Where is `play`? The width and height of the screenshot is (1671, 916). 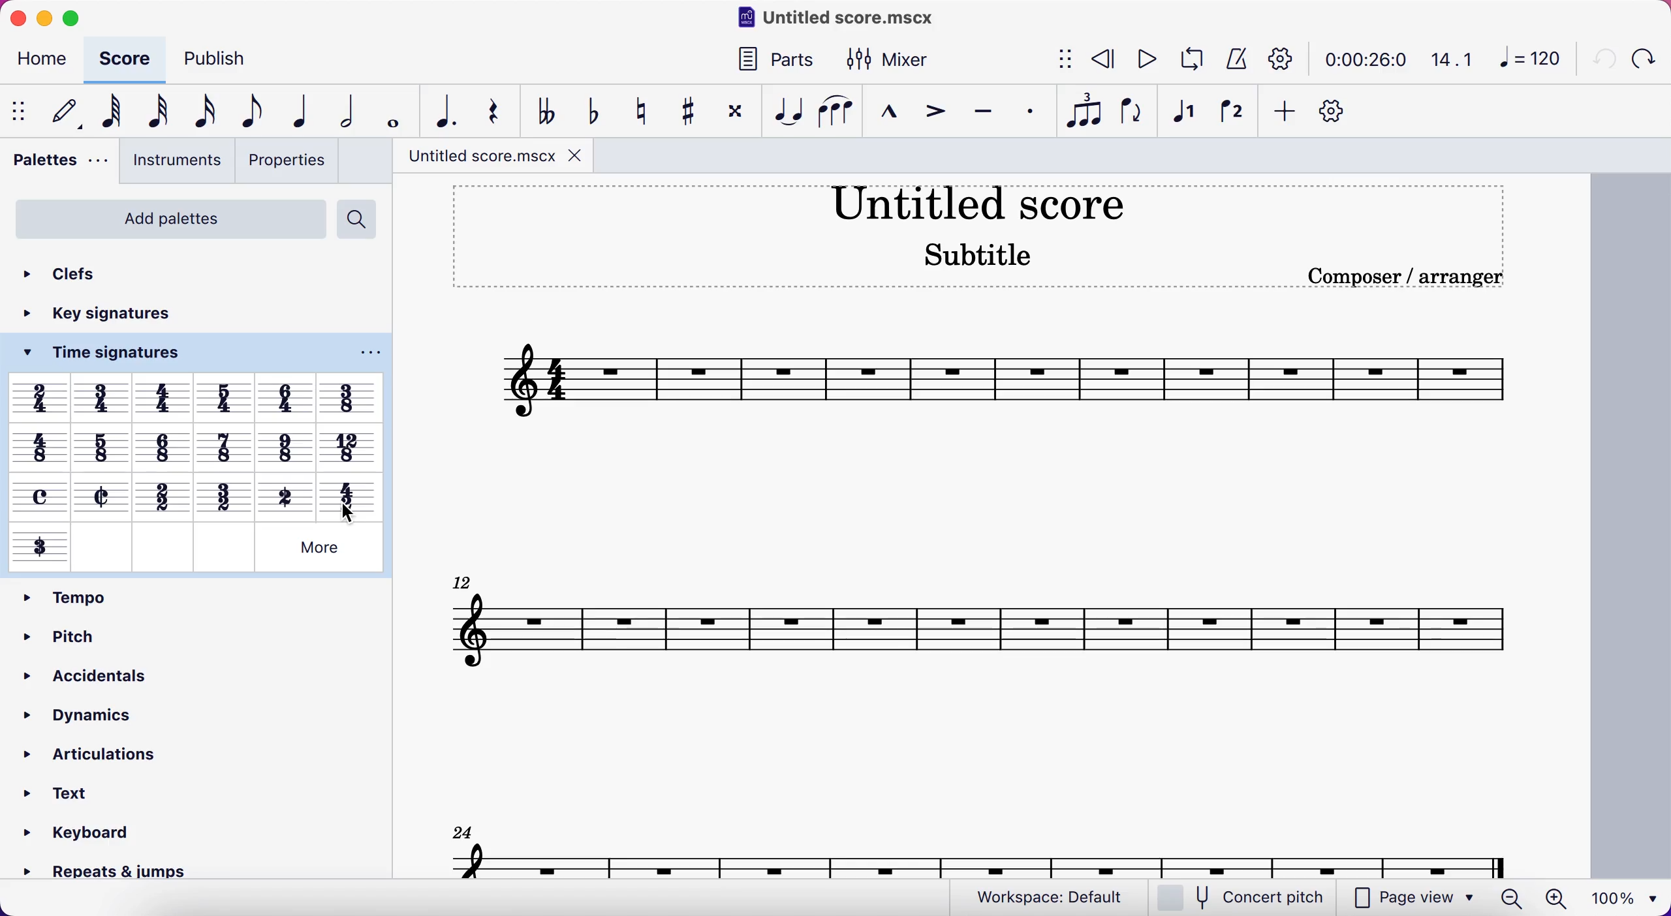
play is located at coordinates (1140, 59).